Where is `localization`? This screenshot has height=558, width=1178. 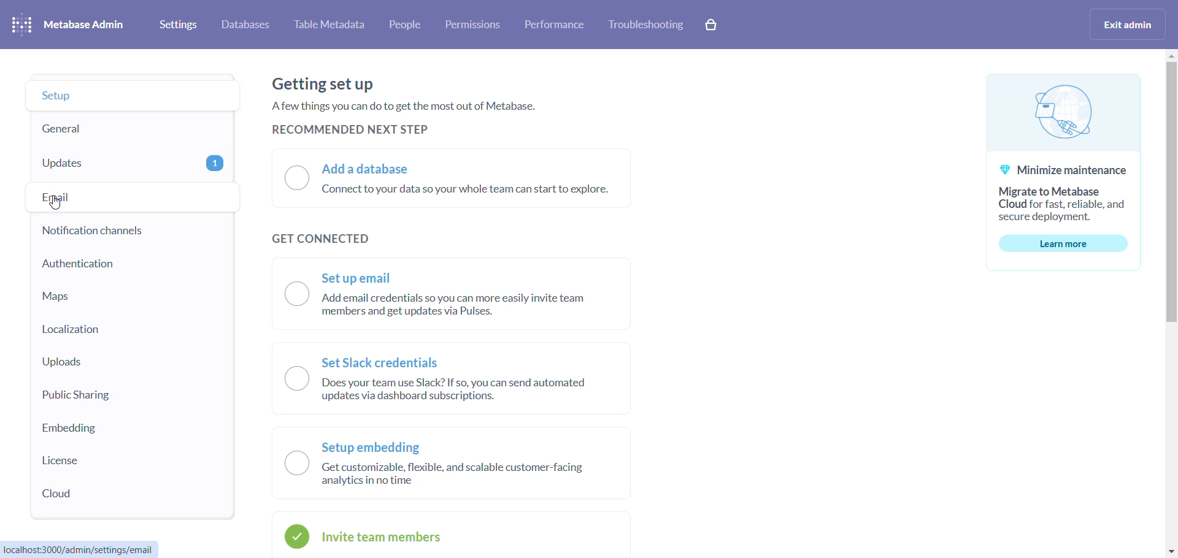
localization is located at coordinates (109, 329).